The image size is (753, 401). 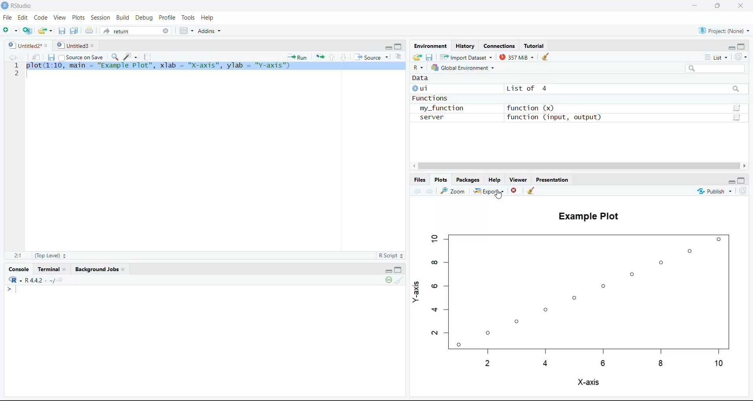 I want to click on Close, so click(x=515, y=190).